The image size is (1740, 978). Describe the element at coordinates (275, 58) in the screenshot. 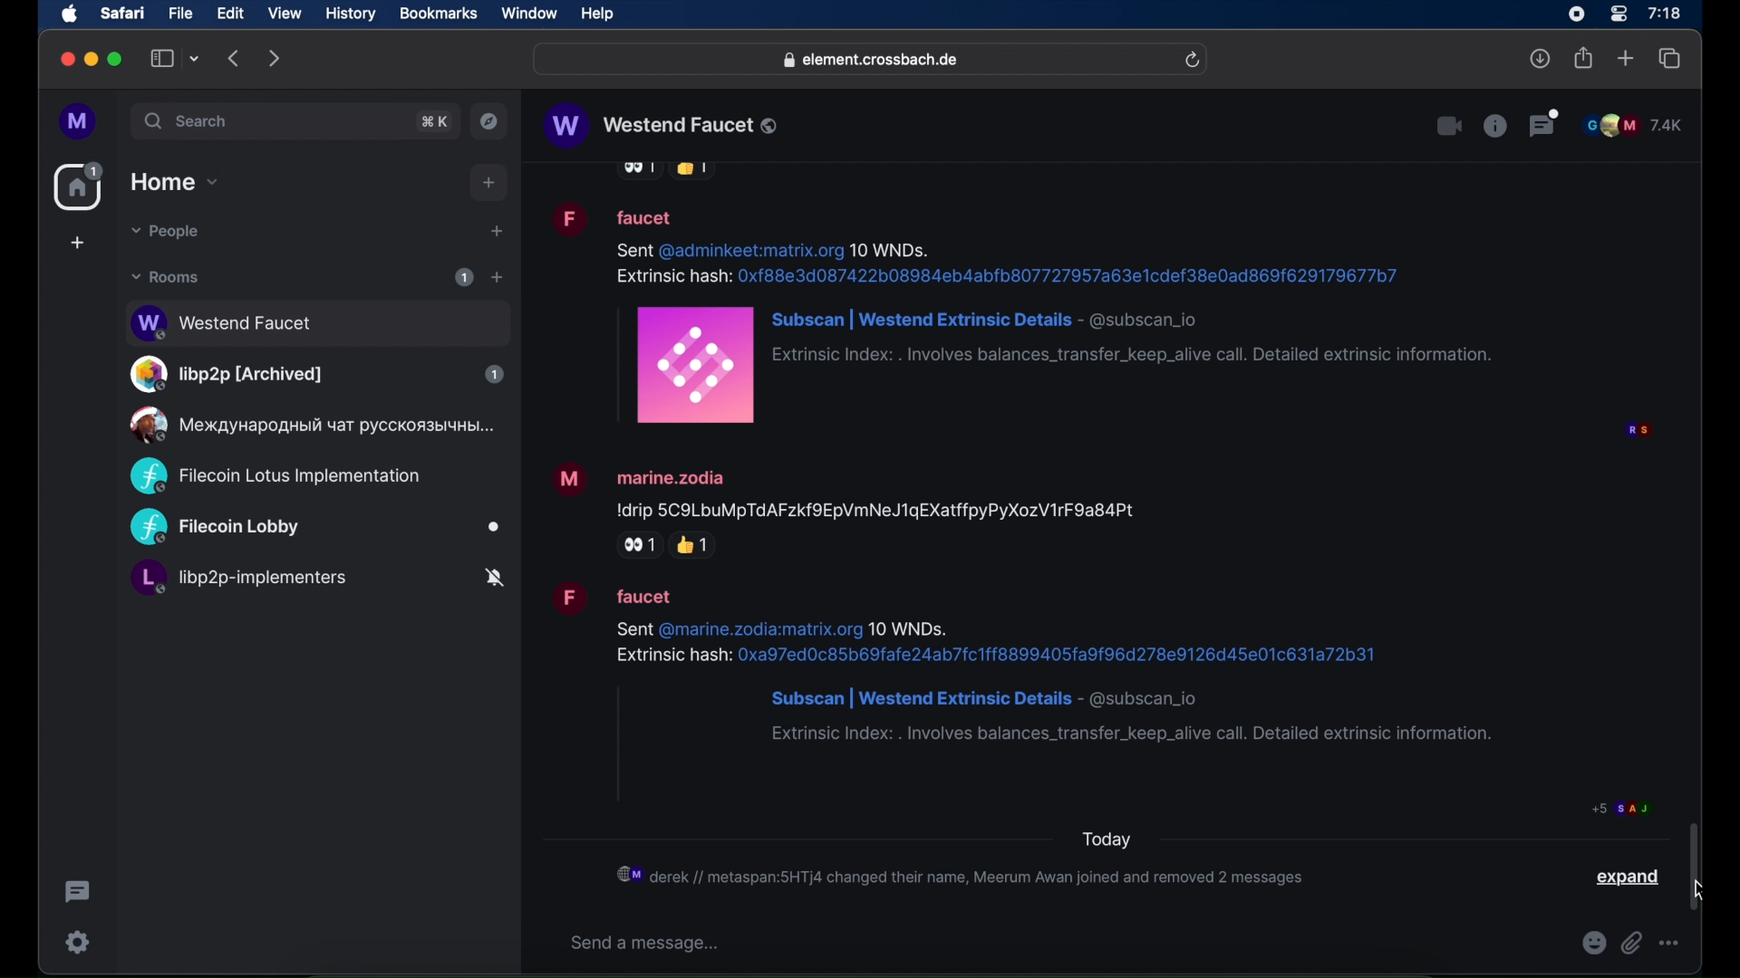

I see `forward` at that location.